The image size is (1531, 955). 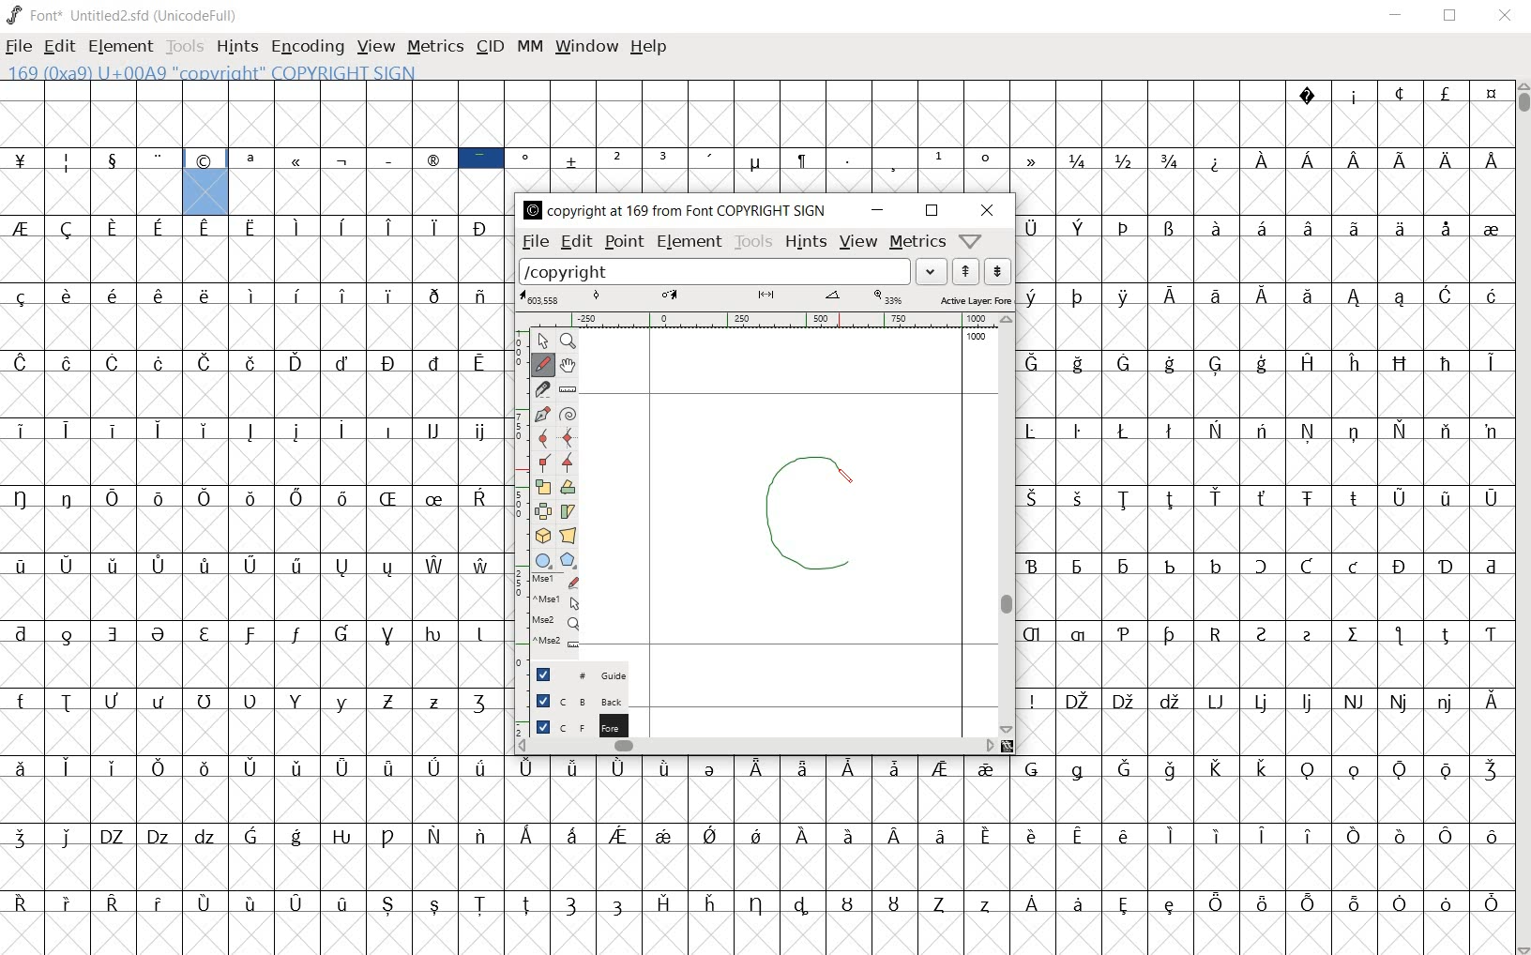 What do you see at coordinates (996, 271) in the screenshot?
I see `show the previous word on the list` at bounding box center [996, 271].